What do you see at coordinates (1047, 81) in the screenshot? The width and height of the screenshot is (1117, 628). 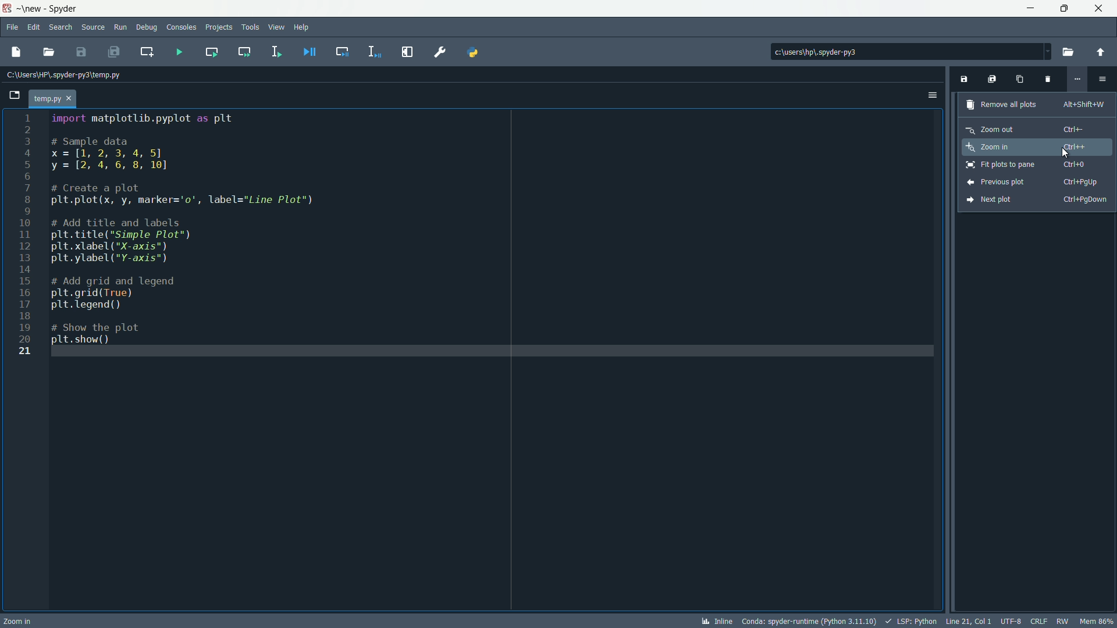 I see `remove plot` at bounding box center [1047, 81].